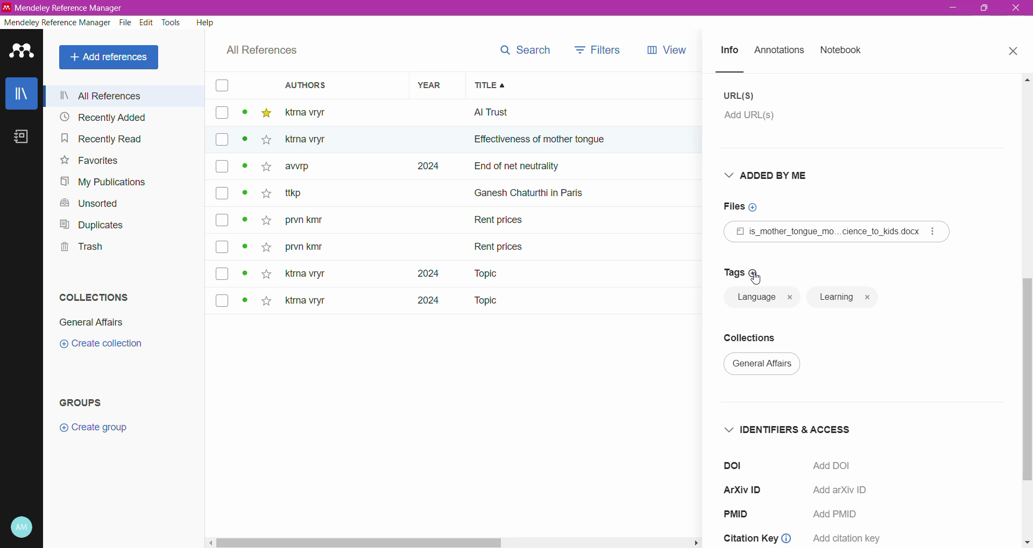  I want to click on Tools, so click(172, 23).